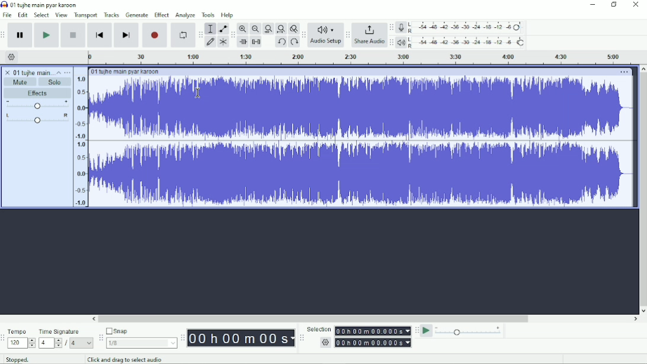  What do you see at coordinates (100, 337) in the screenshot?
I see `Audacity snapping toolbar` at bounding box center [100, 337].